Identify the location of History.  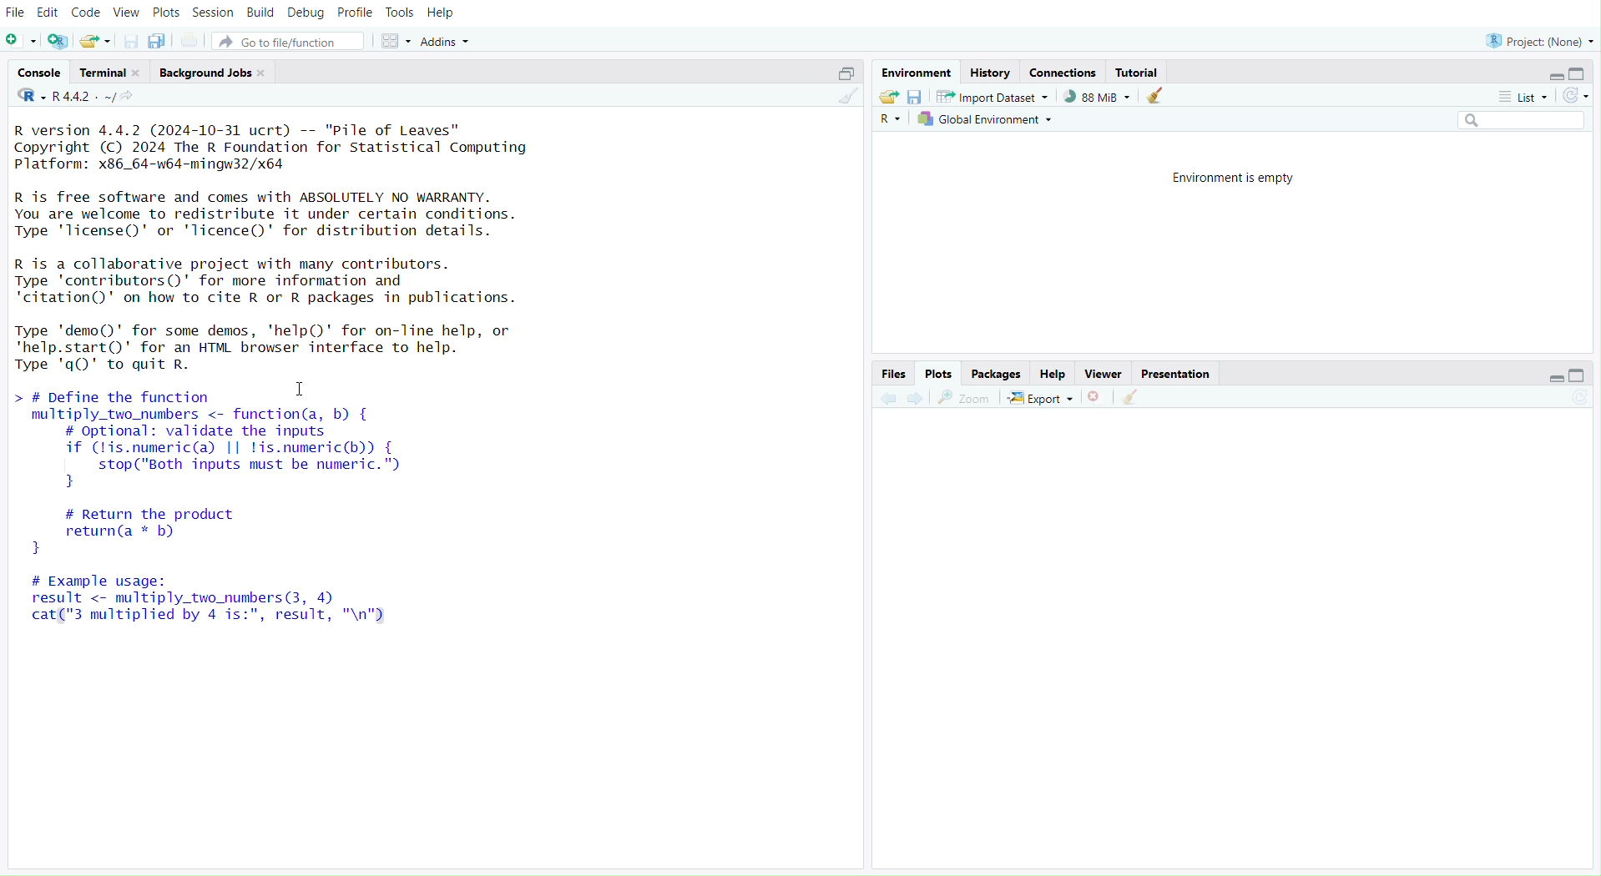
(991, 71).